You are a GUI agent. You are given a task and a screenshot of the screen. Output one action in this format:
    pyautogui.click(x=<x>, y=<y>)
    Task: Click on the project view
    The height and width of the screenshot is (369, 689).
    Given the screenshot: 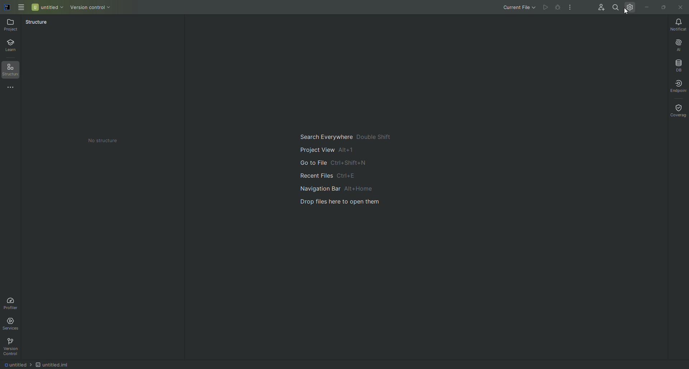 What is the action you would take?
    pyautogui.click(x=346, y=150)
    